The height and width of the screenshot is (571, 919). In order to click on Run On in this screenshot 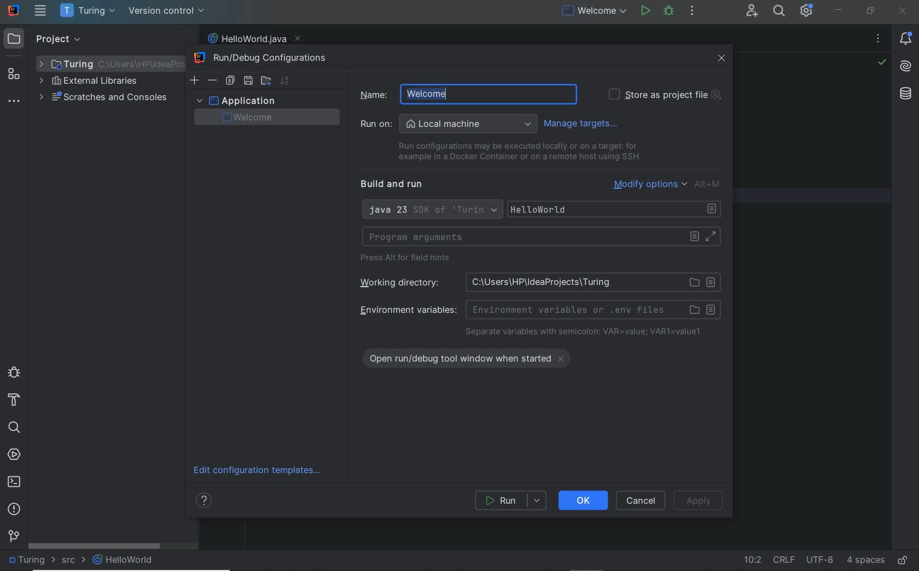, I will do `click(449, 124)`.